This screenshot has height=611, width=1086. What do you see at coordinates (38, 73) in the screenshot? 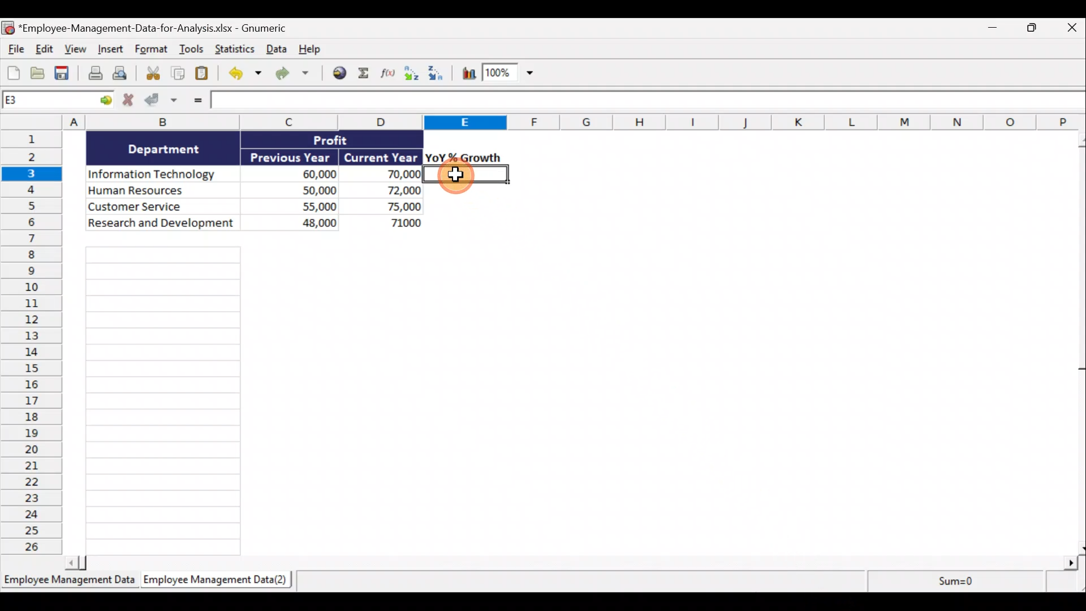
I see `Open a file` at bounding box center [38, 73].